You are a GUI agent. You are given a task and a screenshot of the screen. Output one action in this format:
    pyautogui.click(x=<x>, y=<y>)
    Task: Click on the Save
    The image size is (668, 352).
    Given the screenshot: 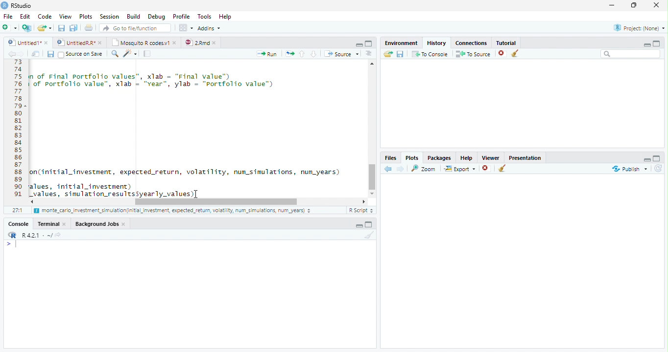 What is the action you would take?
    pyautogui.click(x=400, y=54)
    